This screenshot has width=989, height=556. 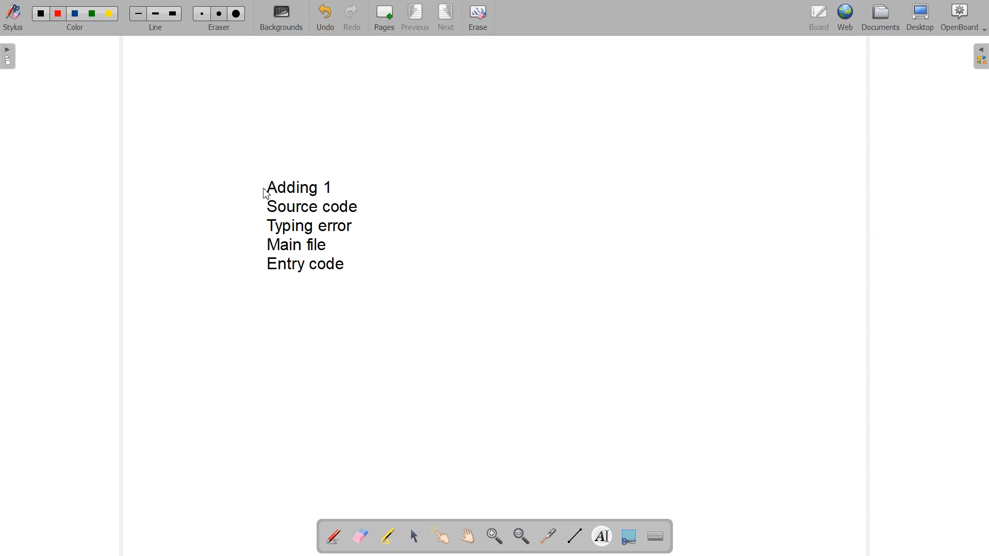 What do you see at coordinates (965, 18) in the screenshot?
I see `OpenBoard` at bounding box center [965, 18].